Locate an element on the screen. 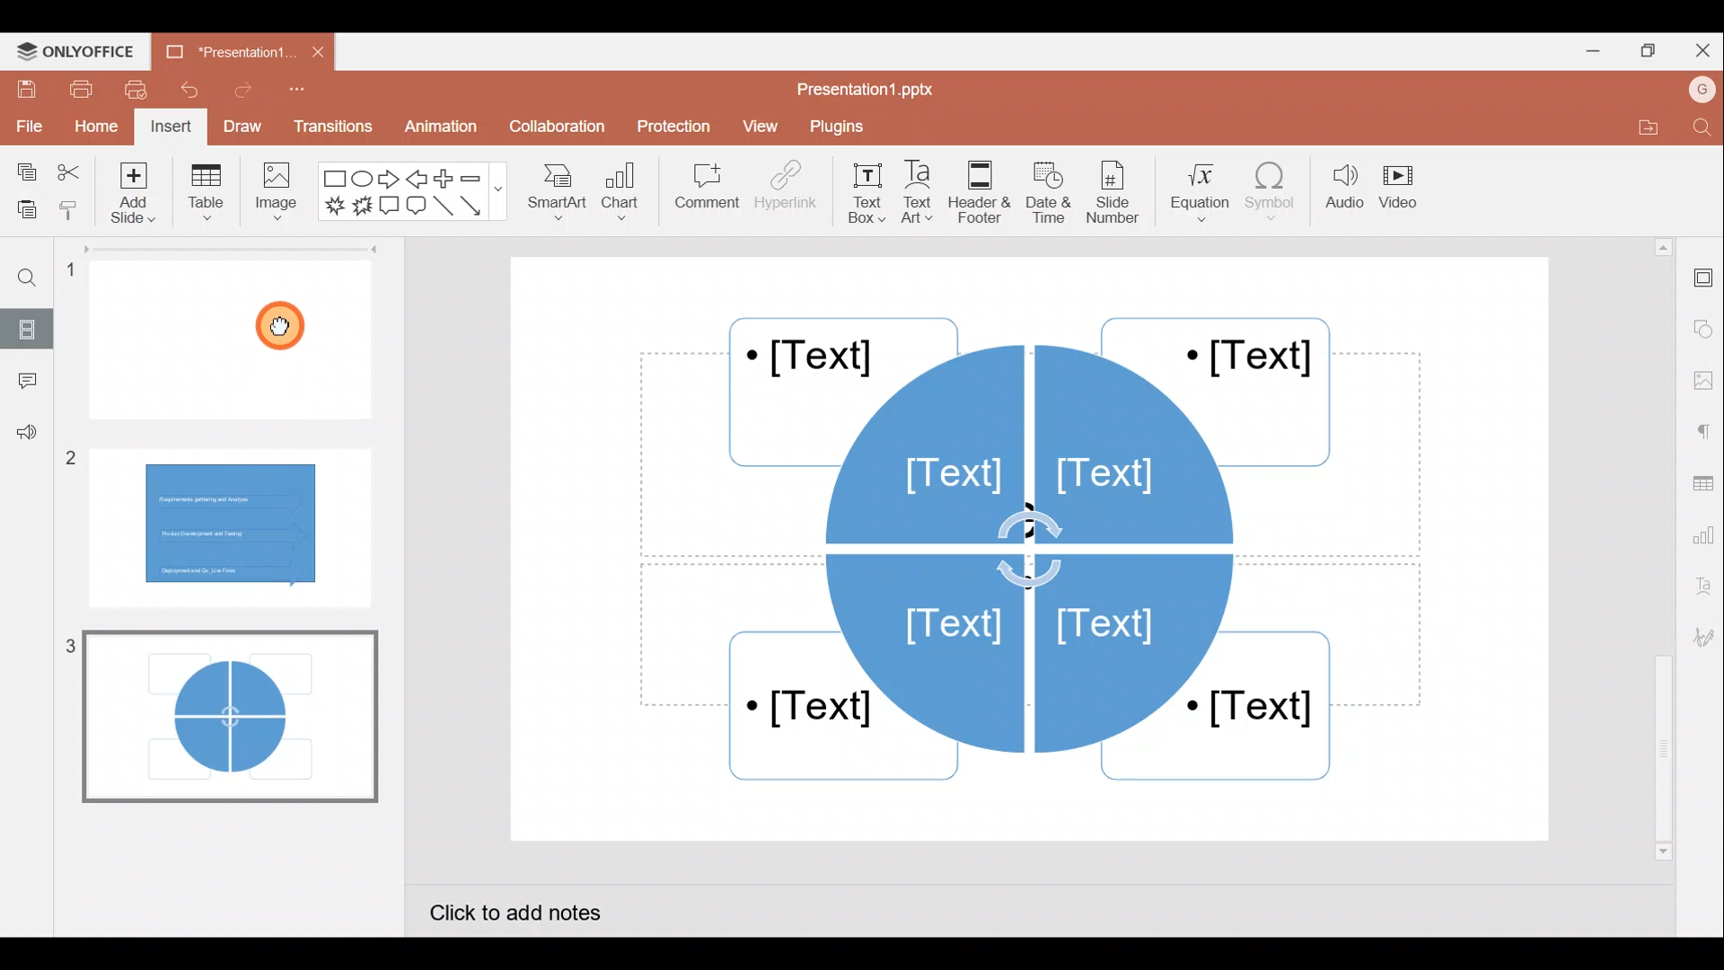 This screenshot has height=970, width=1724. Close is located at coordinates (1704, 48).